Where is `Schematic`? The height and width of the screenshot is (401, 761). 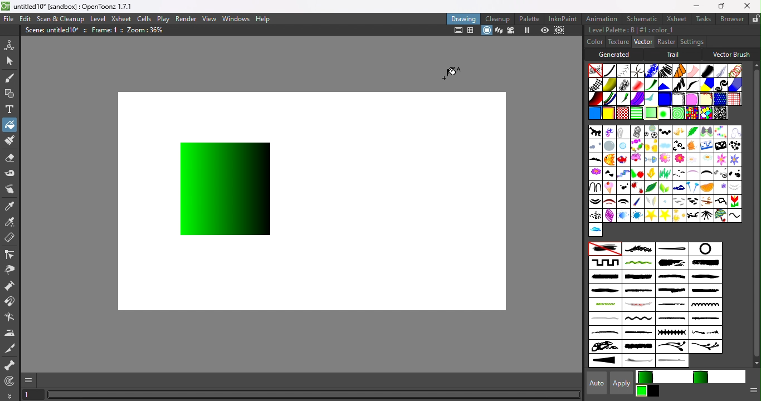
Schematic is located at coordinates (641, 19).